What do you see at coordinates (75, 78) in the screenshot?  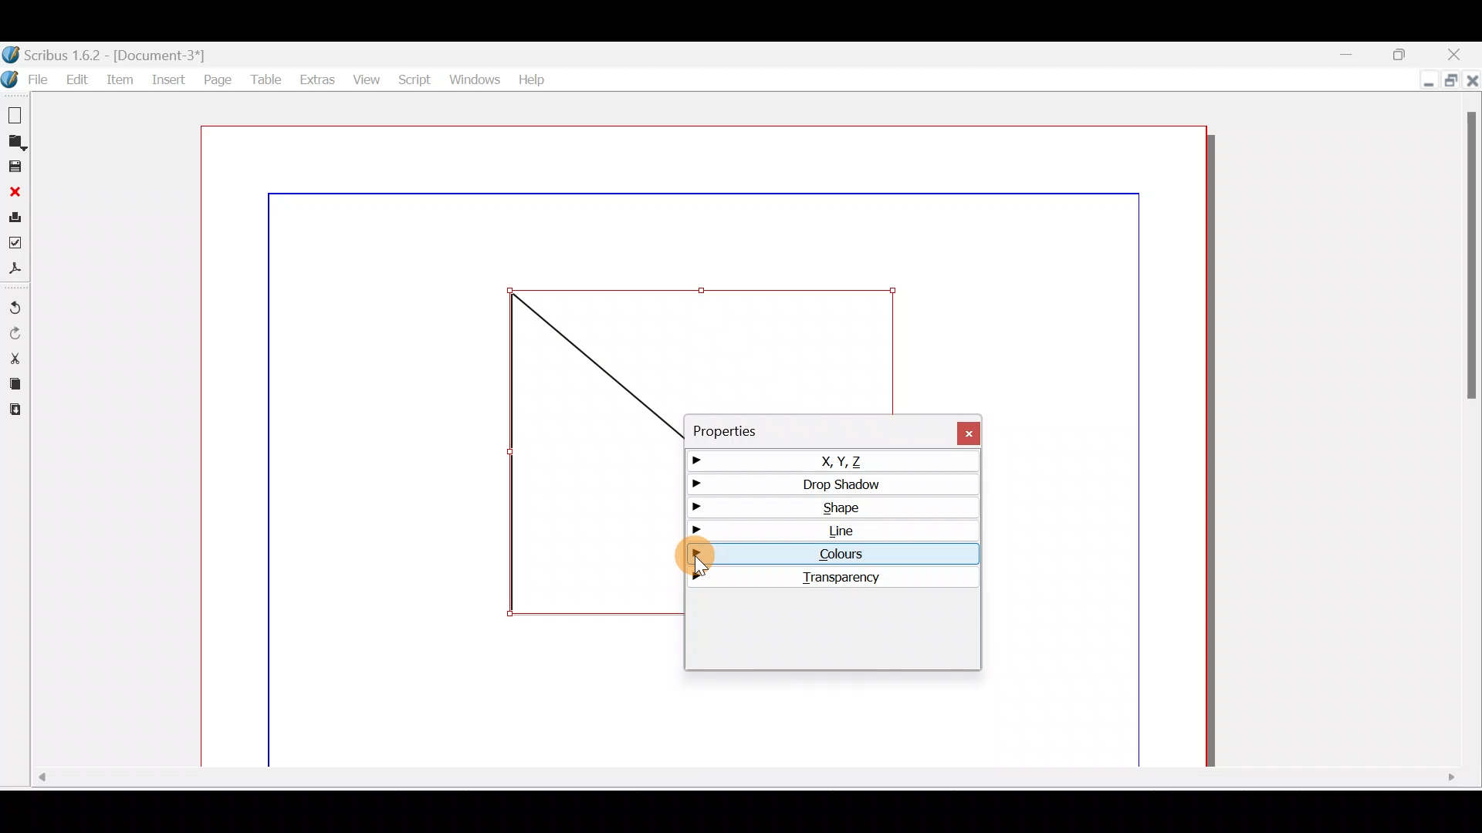 I see `Edit` at bounding box center [75, 78].